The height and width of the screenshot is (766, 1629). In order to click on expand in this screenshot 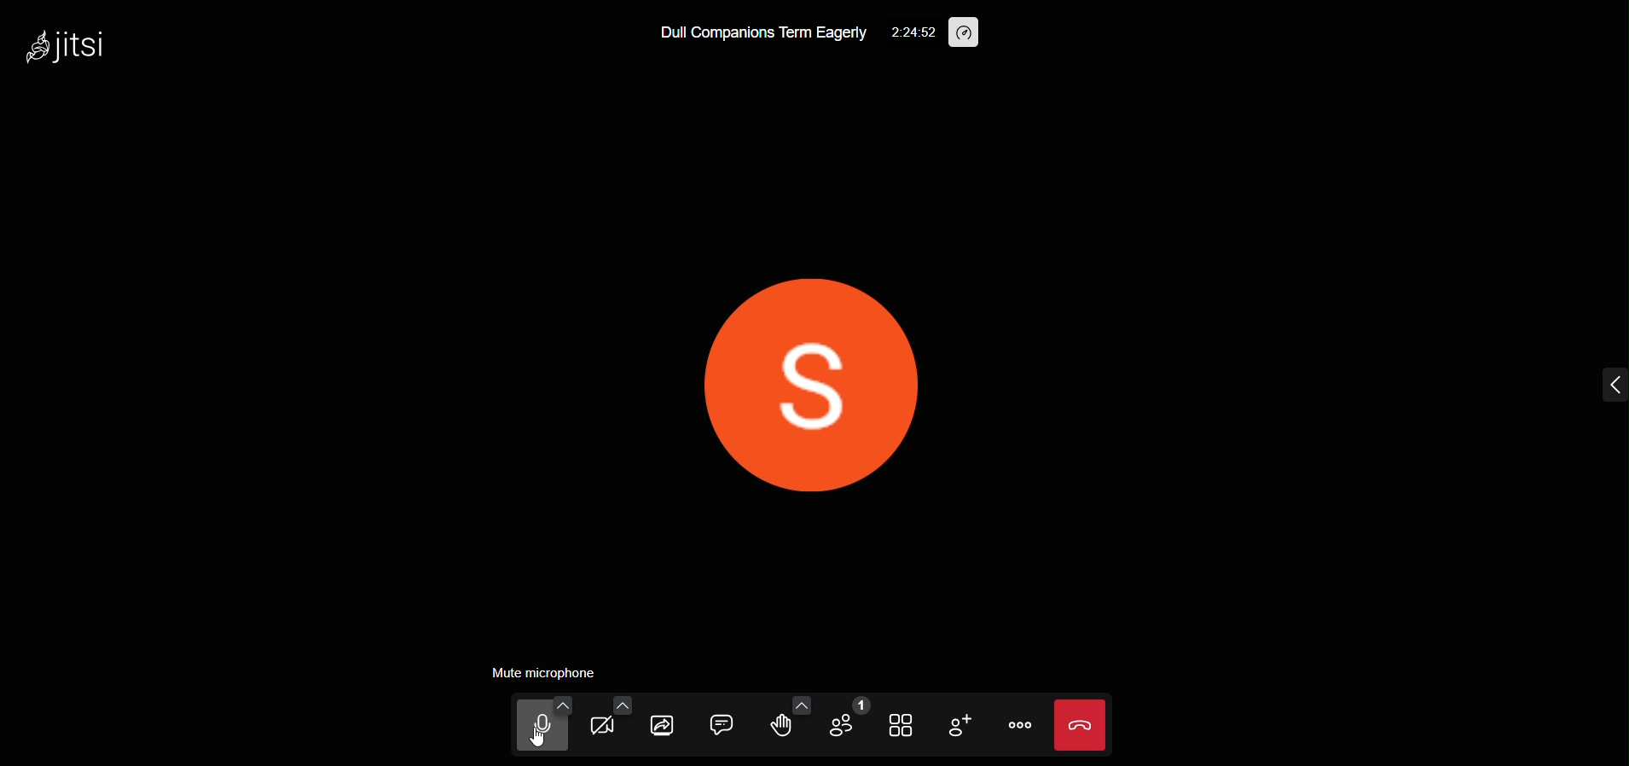, I will do `click(1609, 389)`.